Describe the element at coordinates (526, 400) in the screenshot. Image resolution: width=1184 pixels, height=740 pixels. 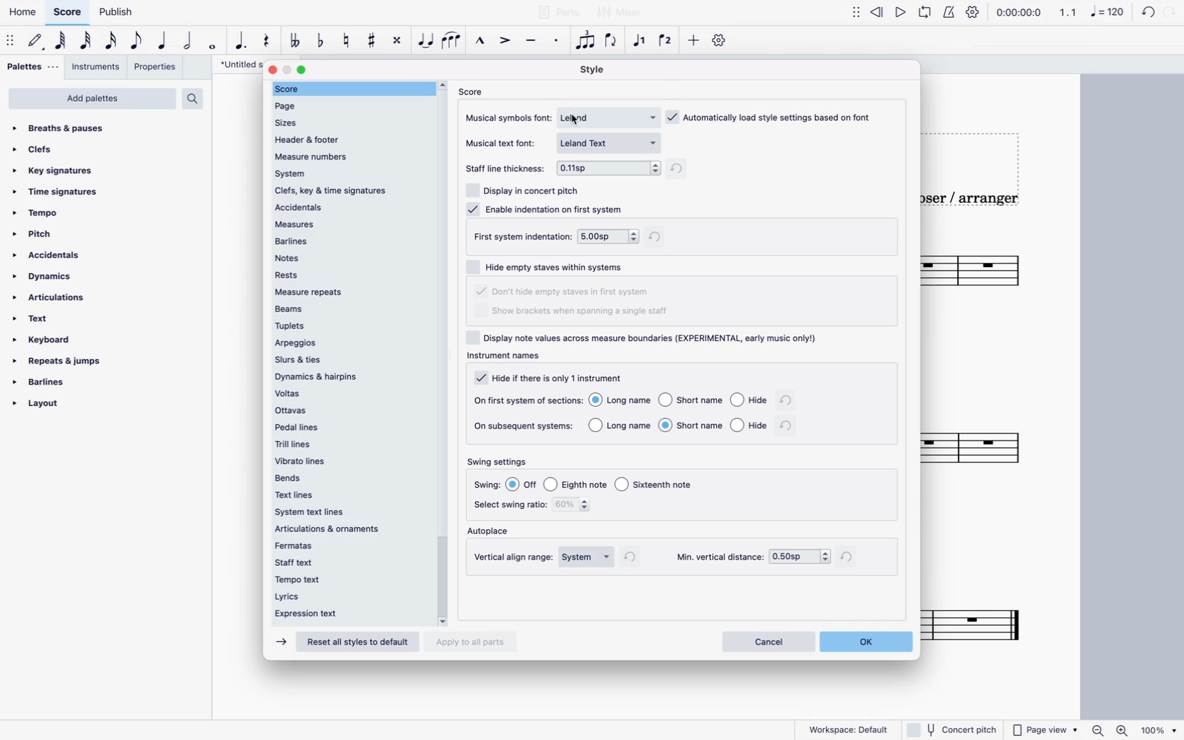
I see `on first system of sections` at that location.